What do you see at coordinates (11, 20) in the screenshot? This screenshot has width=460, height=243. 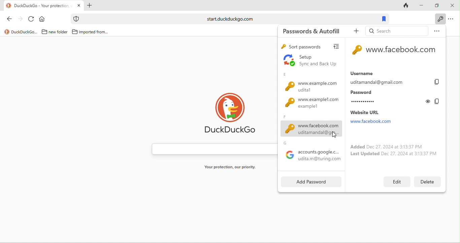 I see `back` at bounding box center [11, 20].